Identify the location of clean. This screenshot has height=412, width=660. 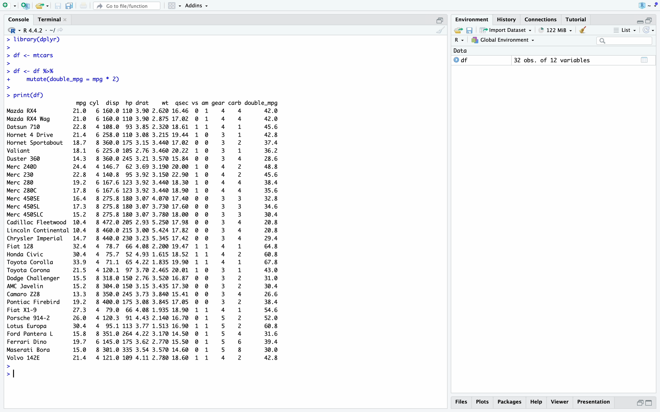
(441, 30).